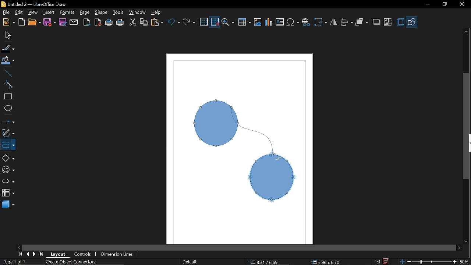 The image size is (471, 265). I want to click on Control, so click(85, 254).